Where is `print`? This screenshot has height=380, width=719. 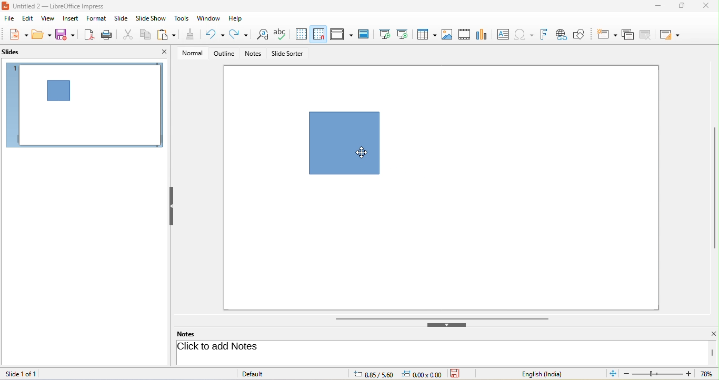
print is located at coordinates (108, 34).